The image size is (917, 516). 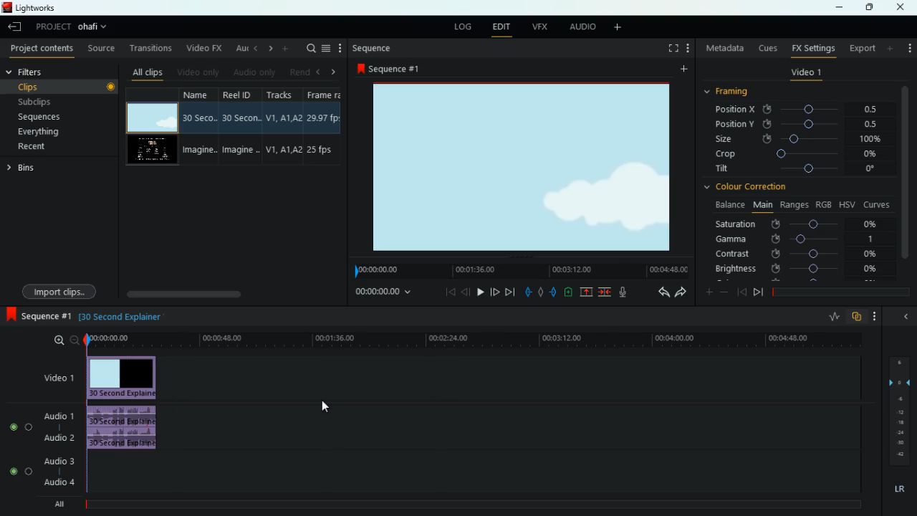 What do you see at coordinates (795, 268) in the screenshot?
I see `brightness` at bounding box center [795, 268].